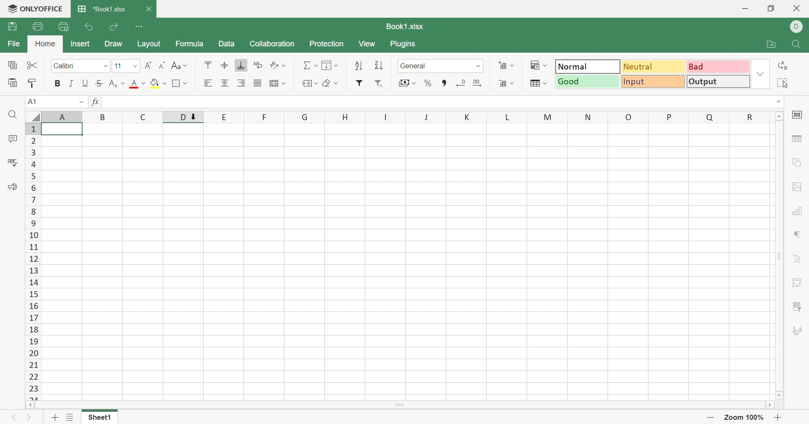 The image size is (809, 424). I want to click on Fill, so click(326, 64).